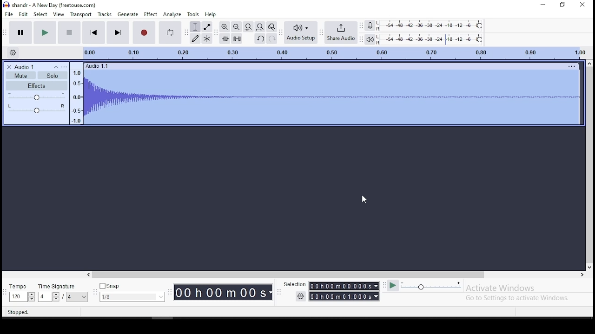  Describe the element at coordinates (70, 32) in the screenshot. I see `stop` at that location.